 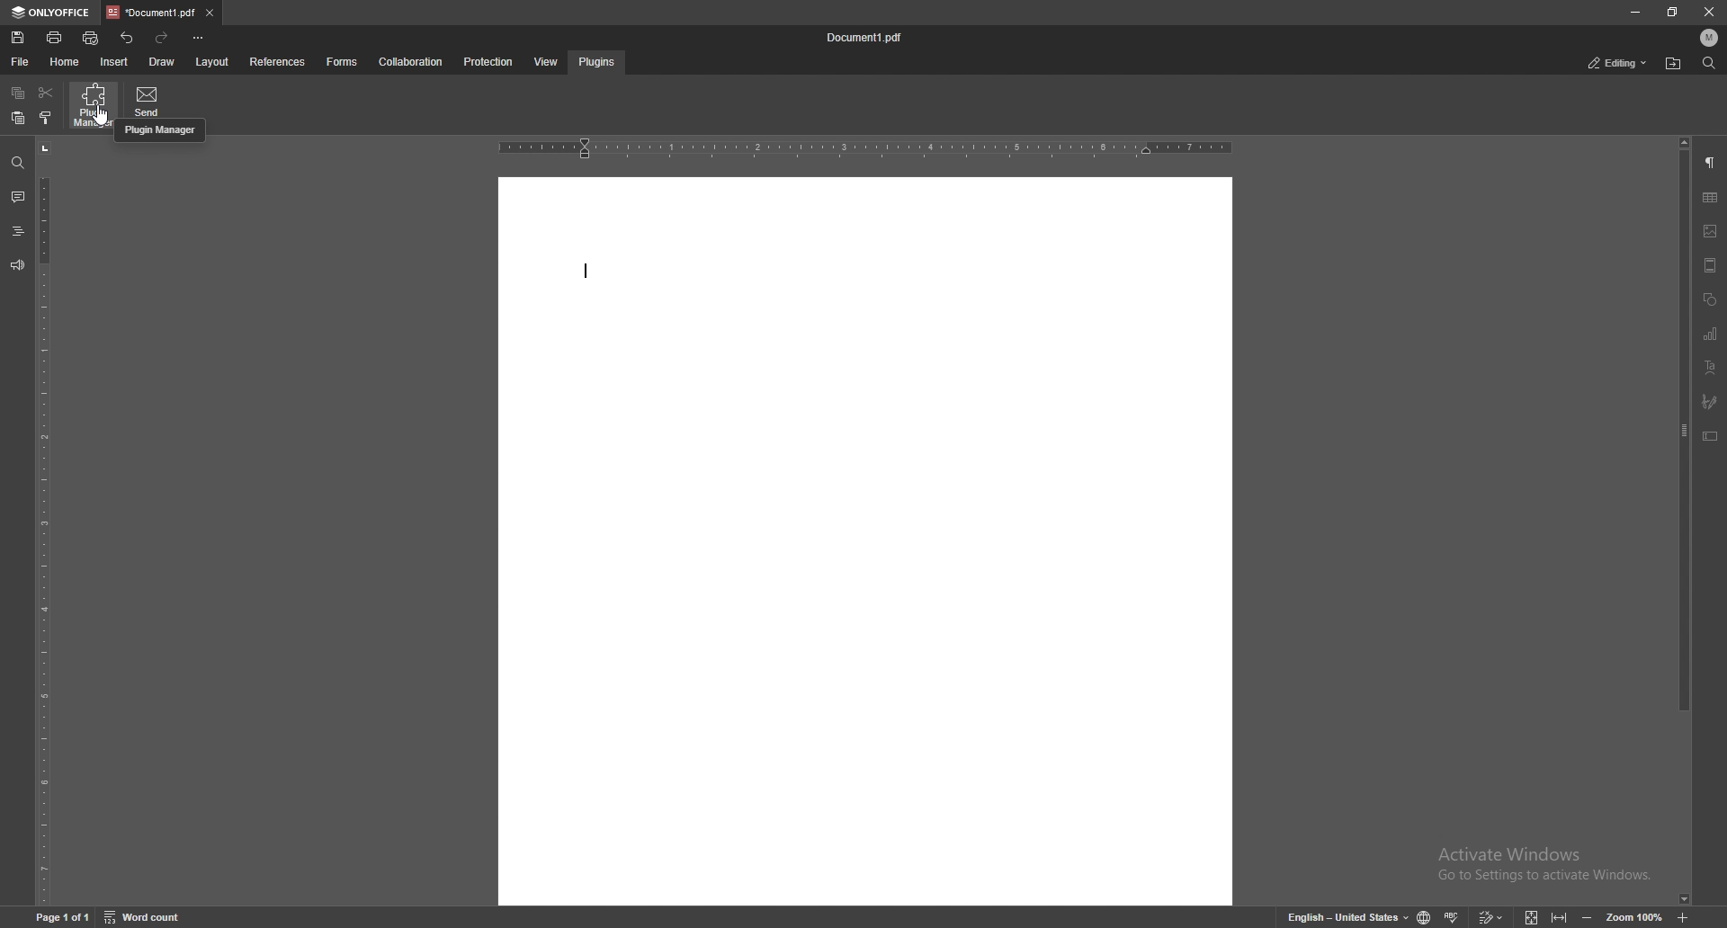 I want to click on shapes, so click(x=1712, y=299).